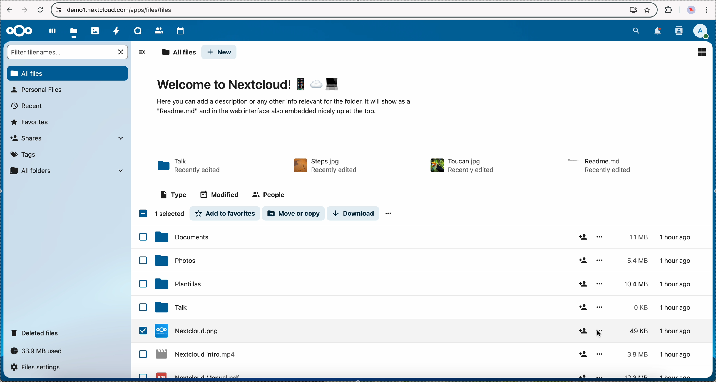 The image size is (716, 382). I want to click on documents, so click(424, 237).